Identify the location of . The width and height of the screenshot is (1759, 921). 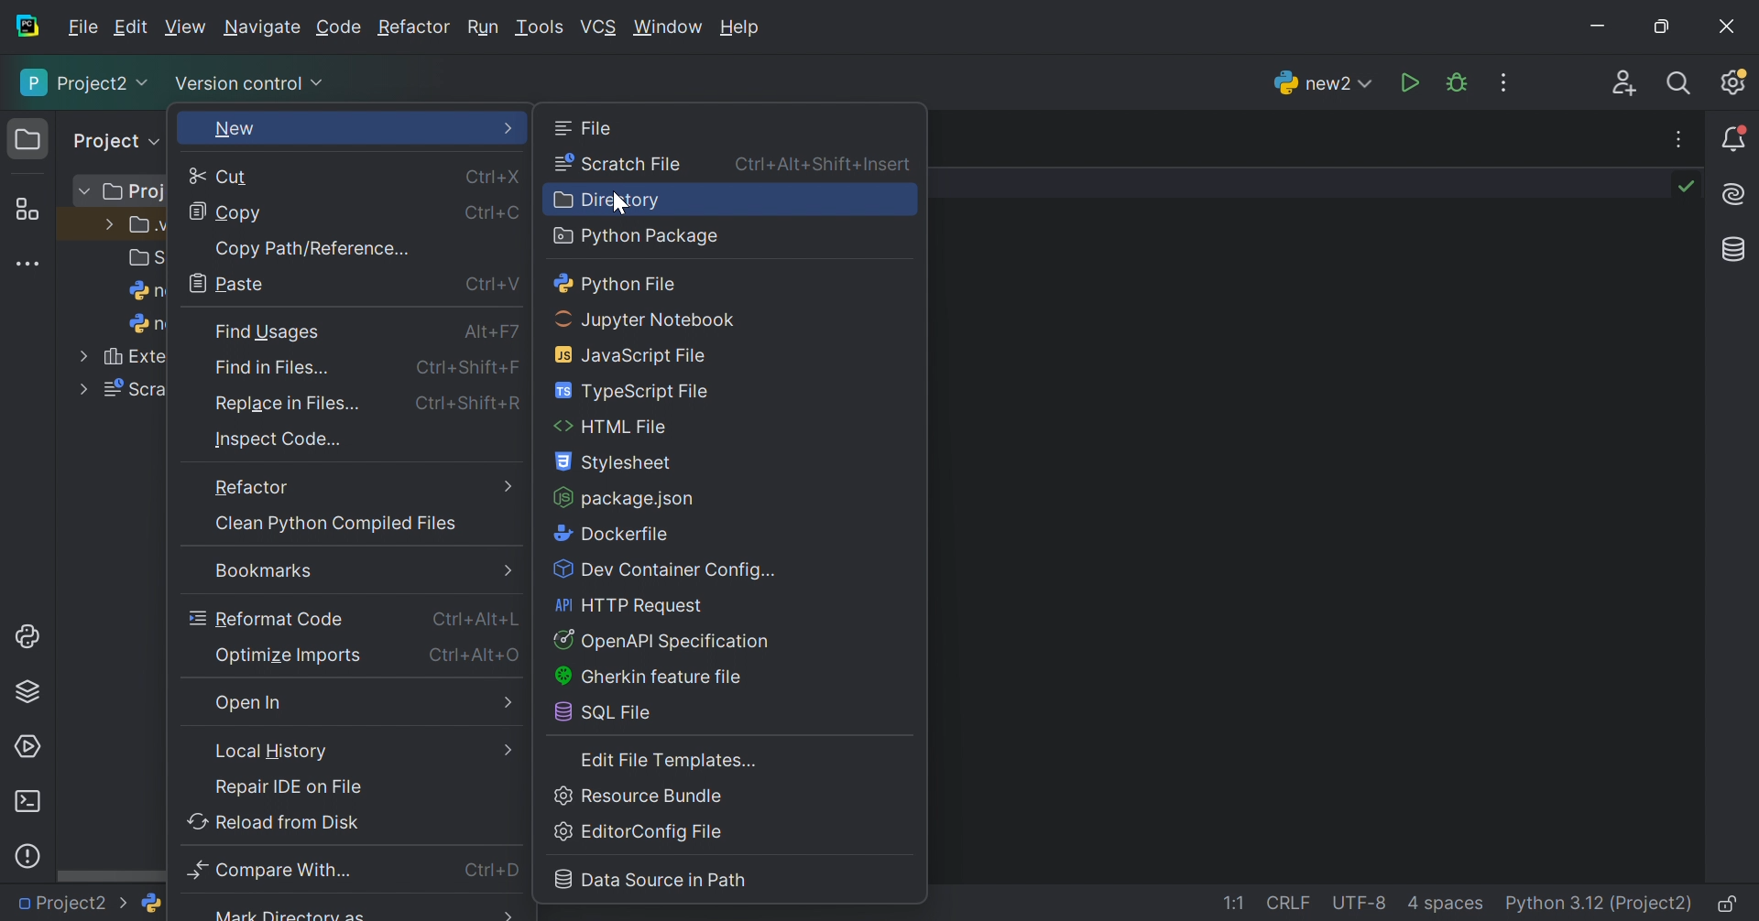
(665, 569).